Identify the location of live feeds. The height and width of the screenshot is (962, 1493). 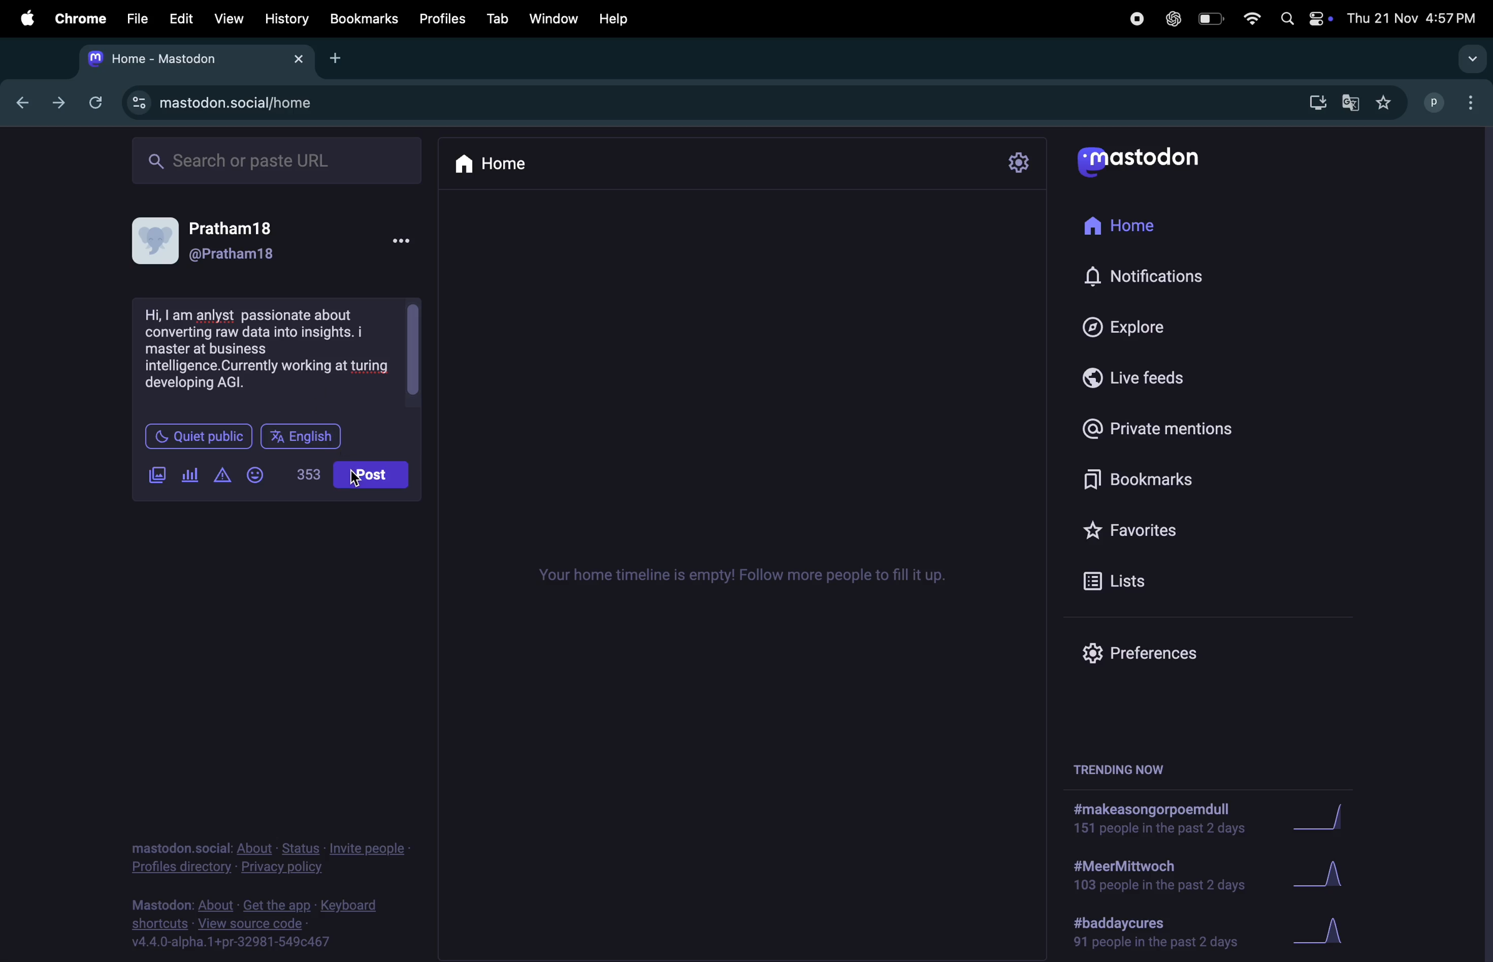
(1149, 379).